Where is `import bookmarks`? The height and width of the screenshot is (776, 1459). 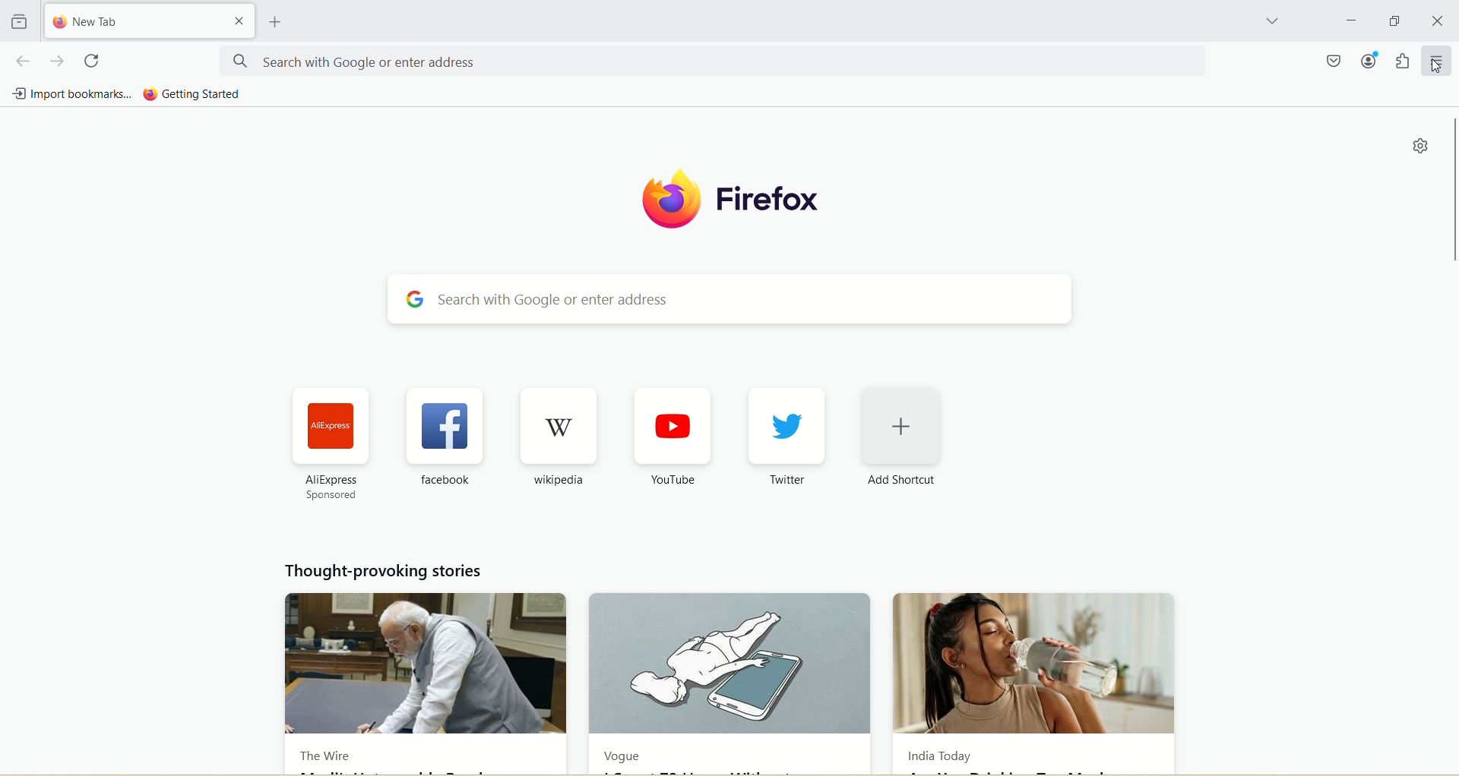
import bookmarks is located at coordinates (72, 95).